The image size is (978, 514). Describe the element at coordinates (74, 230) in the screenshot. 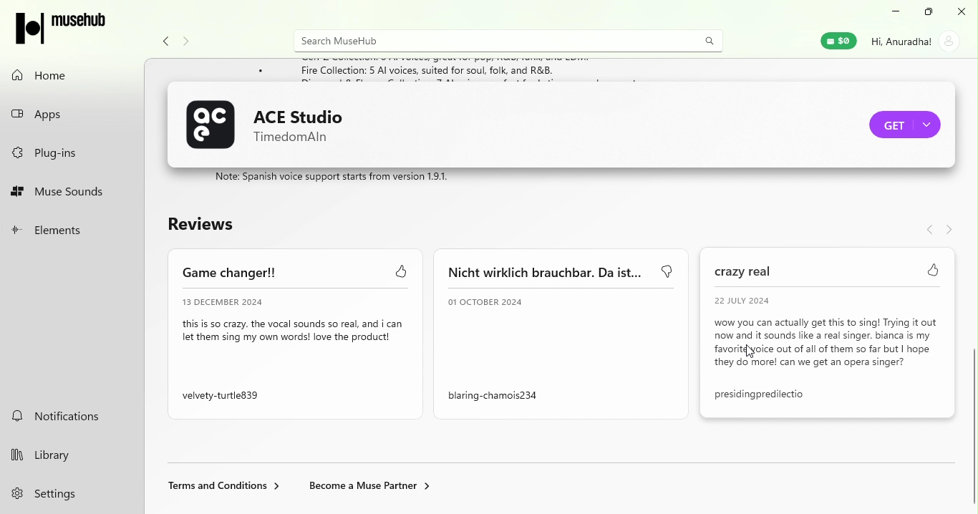

I see `elements` at that location.